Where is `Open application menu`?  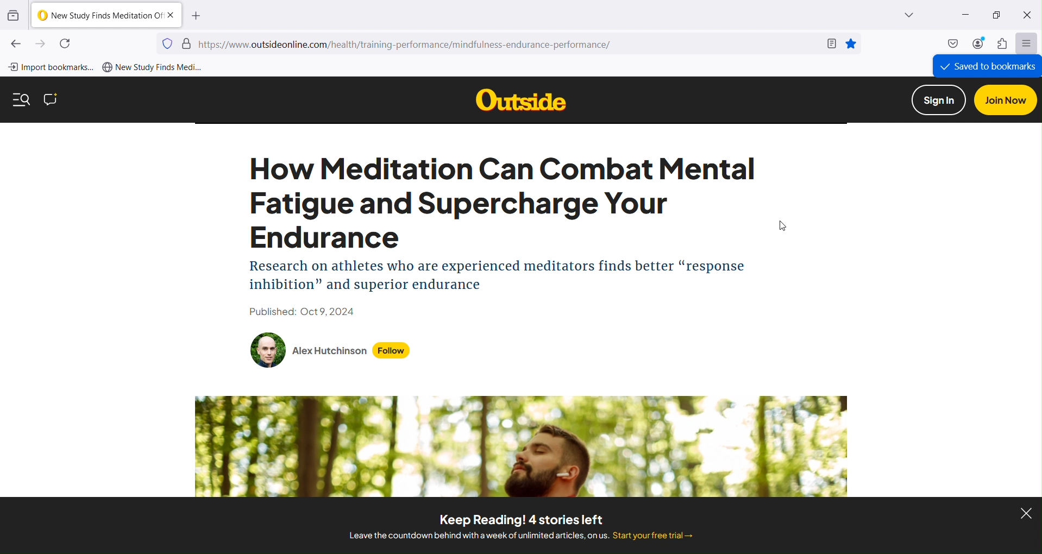
Open application menu is located at coordinates (1027, 43).